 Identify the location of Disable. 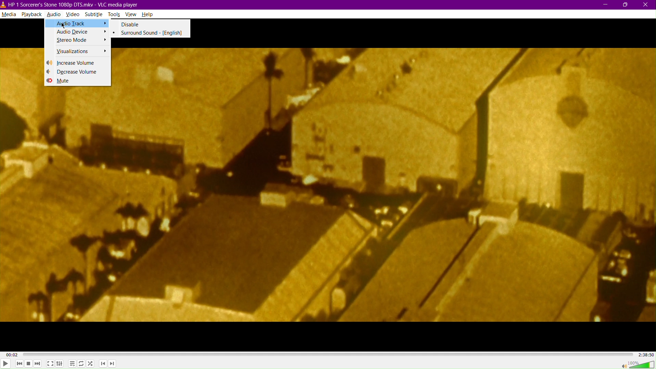
(151, 24).